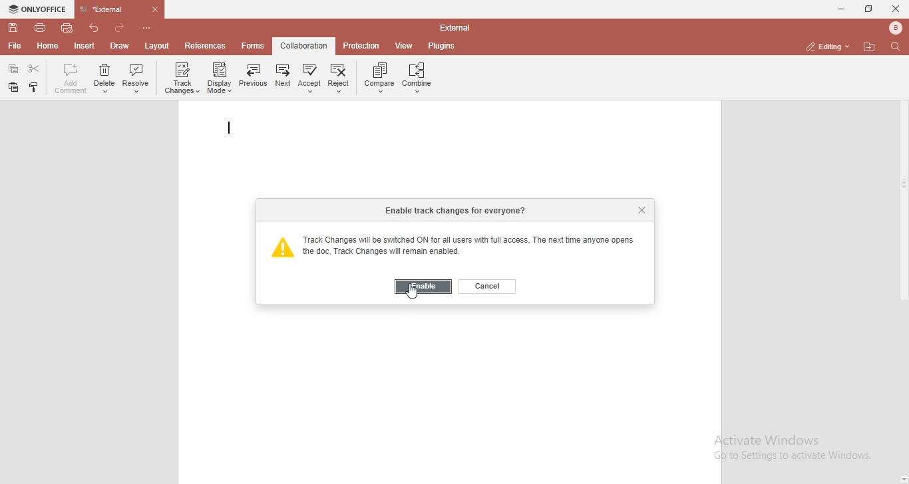 This screenshot has width=909, height=484. I want to click on find, so click(897, 47).